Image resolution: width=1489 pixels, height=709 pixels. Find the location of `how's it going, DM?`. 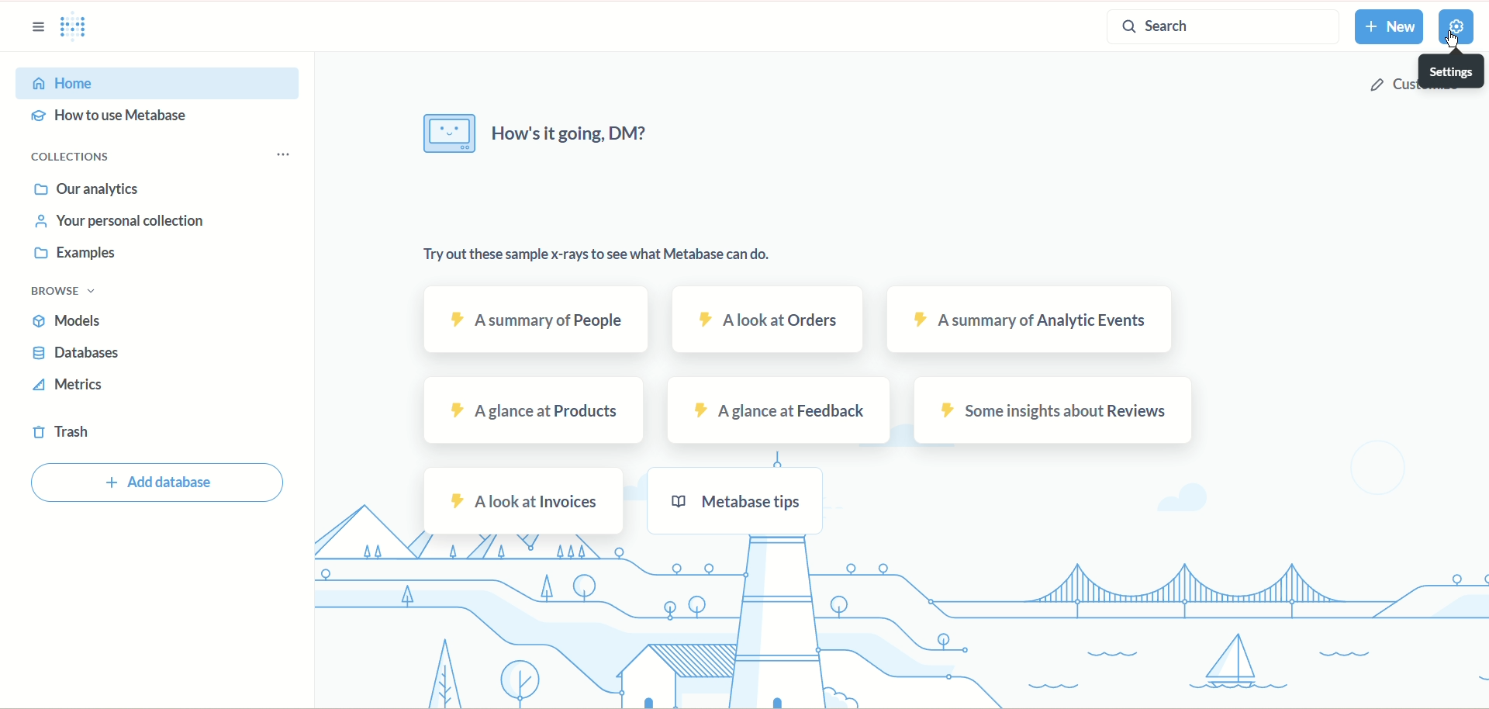

how's it going, DM? is located at coordinates (579, 136).